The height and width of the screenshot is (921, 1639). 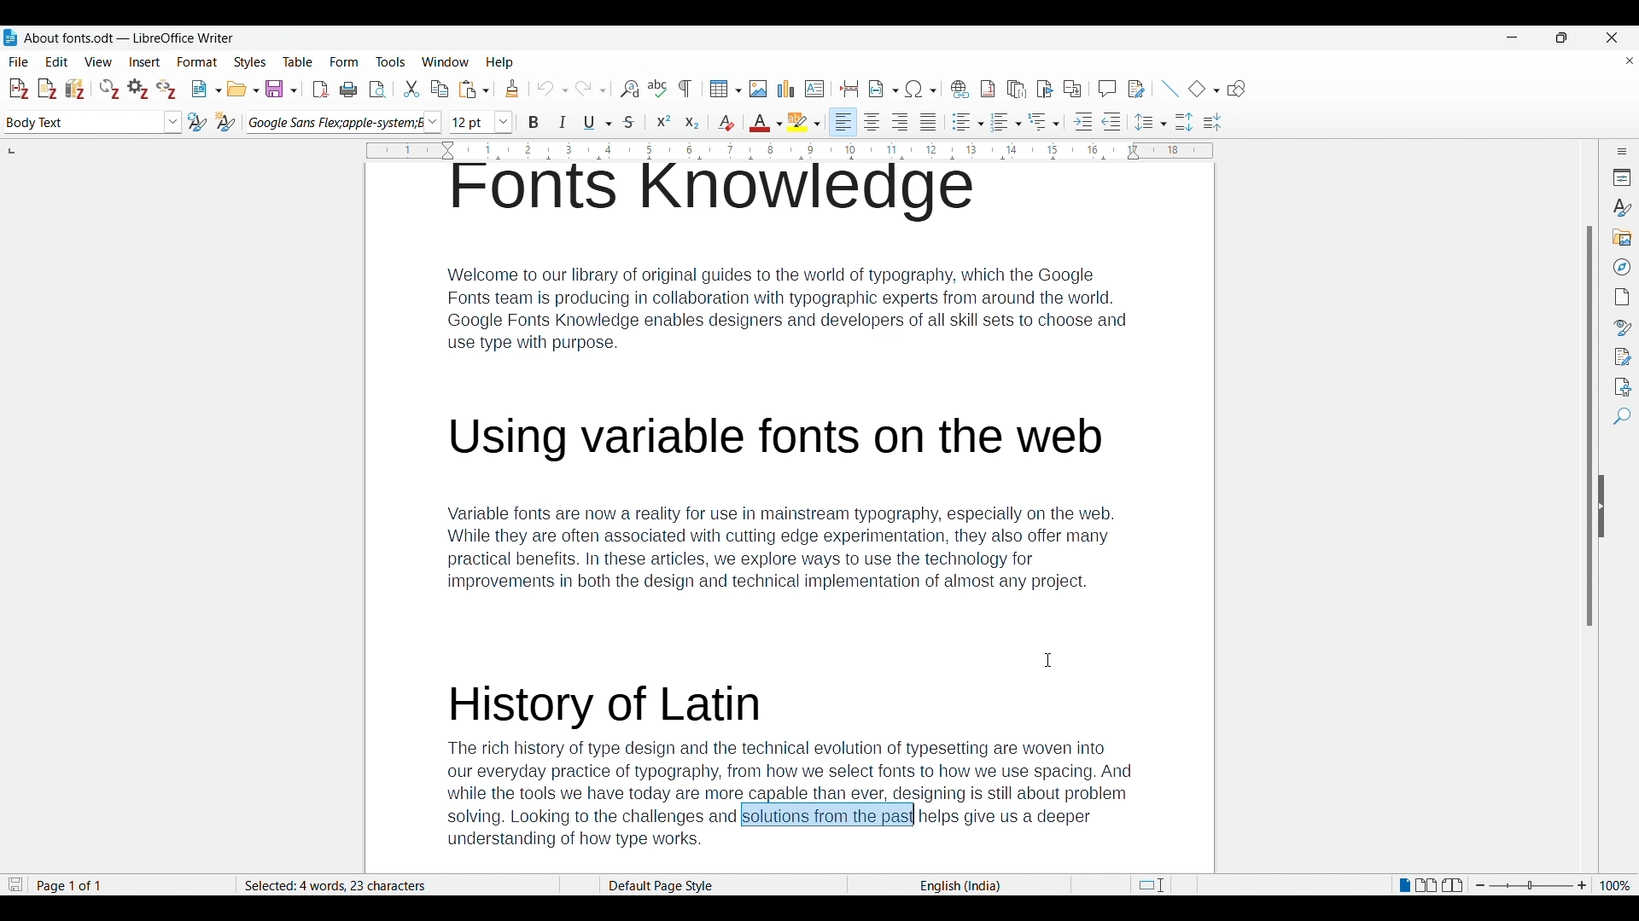 I want to click on Print, so click(x=348, y=89).